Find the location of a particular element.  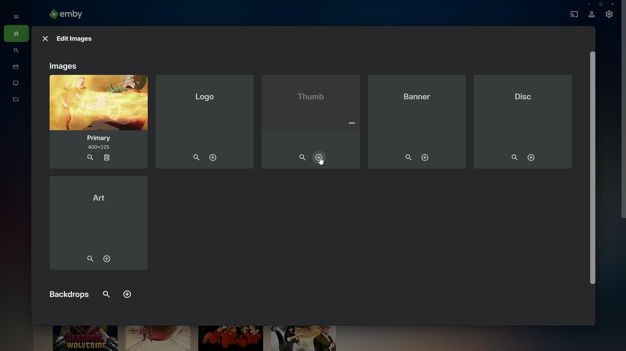

Account is located at coordinates (591, 15).